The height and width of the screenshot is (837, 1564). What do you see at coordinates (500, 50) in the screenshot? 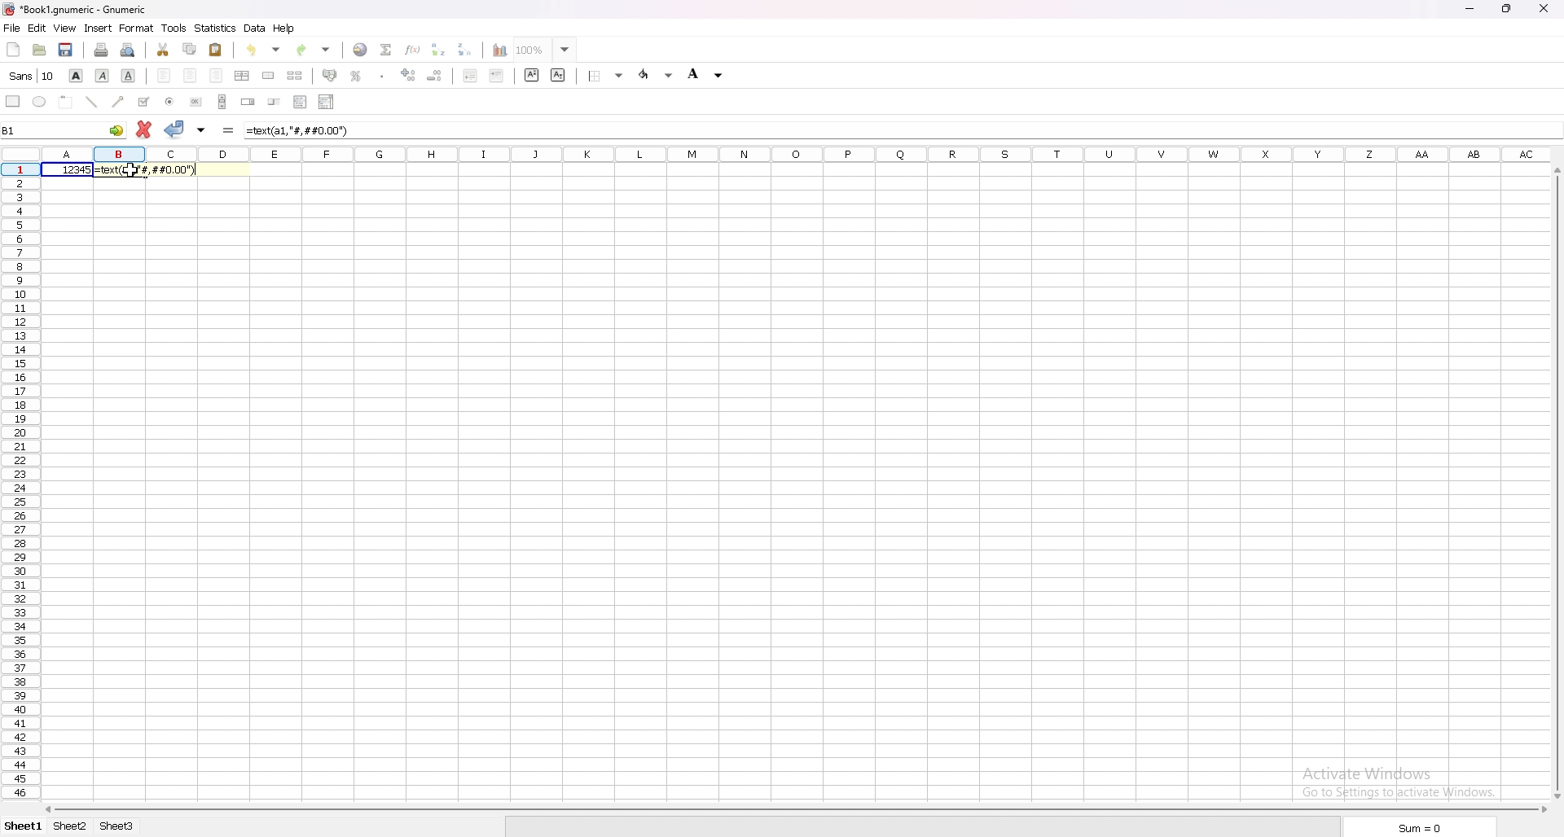
I see `chart` at bounding box center [500, 50].